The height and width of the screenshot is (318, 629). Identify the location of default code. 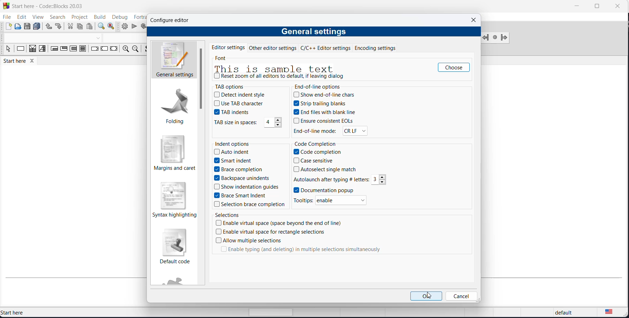
(176, 246).